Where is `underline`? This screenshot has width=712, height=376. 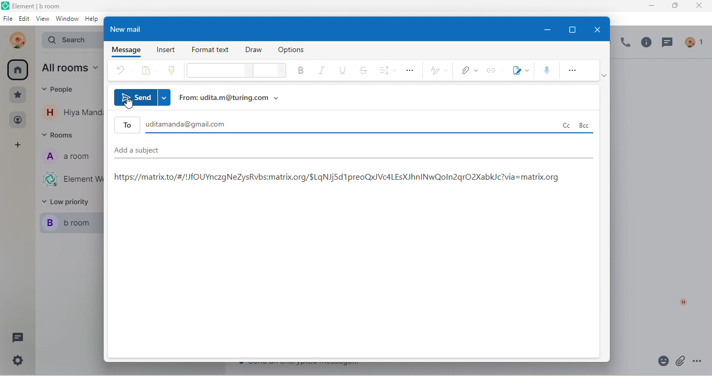 underline is located at coordinates (343, 72).